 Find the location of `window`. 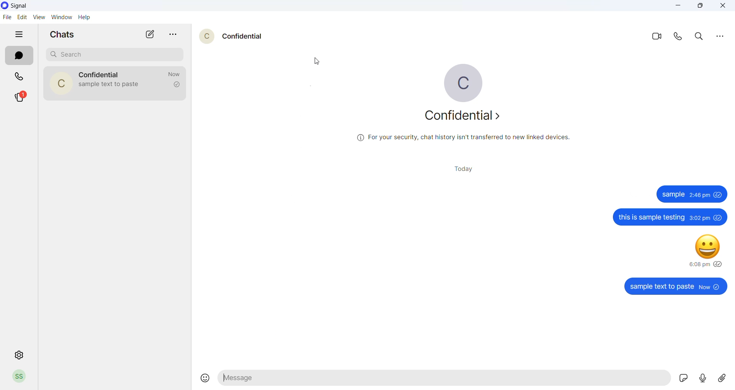

window is located at coordinates (63, 17).